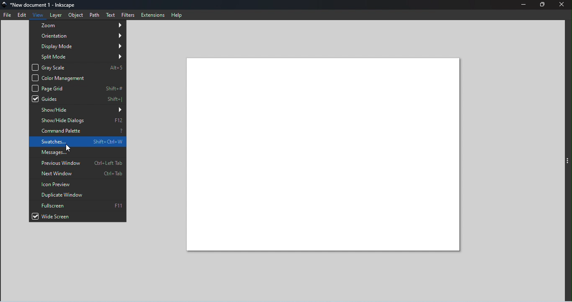 The image size is (572, 302). What do you see at coordinates (77, 194) in the screenshot?
I see `Duplicate` at bounding box center [77, 194].